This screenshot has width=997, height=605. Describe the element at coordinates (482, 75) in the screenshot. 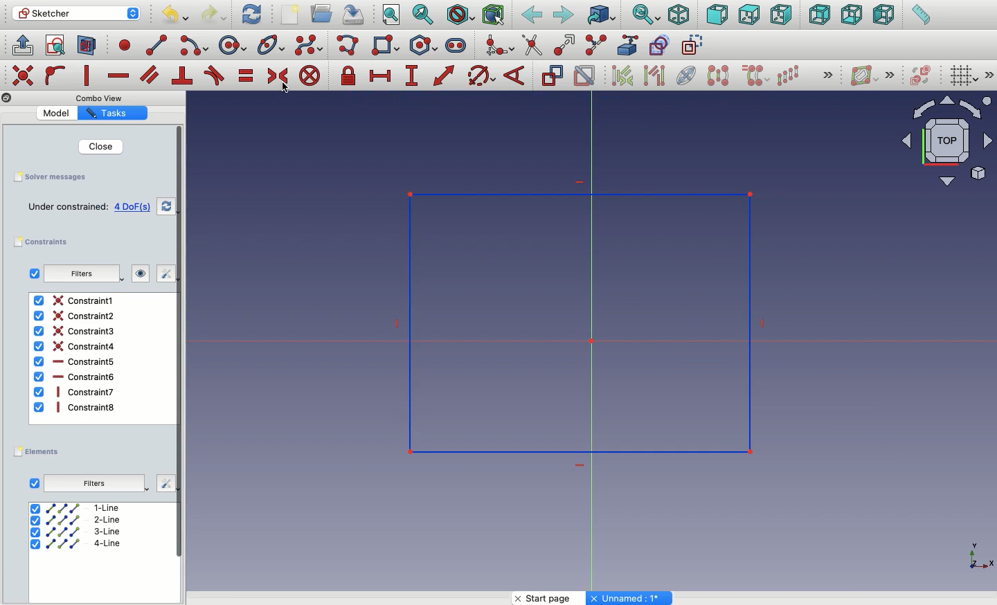

I see `constrain circle ` at that location.